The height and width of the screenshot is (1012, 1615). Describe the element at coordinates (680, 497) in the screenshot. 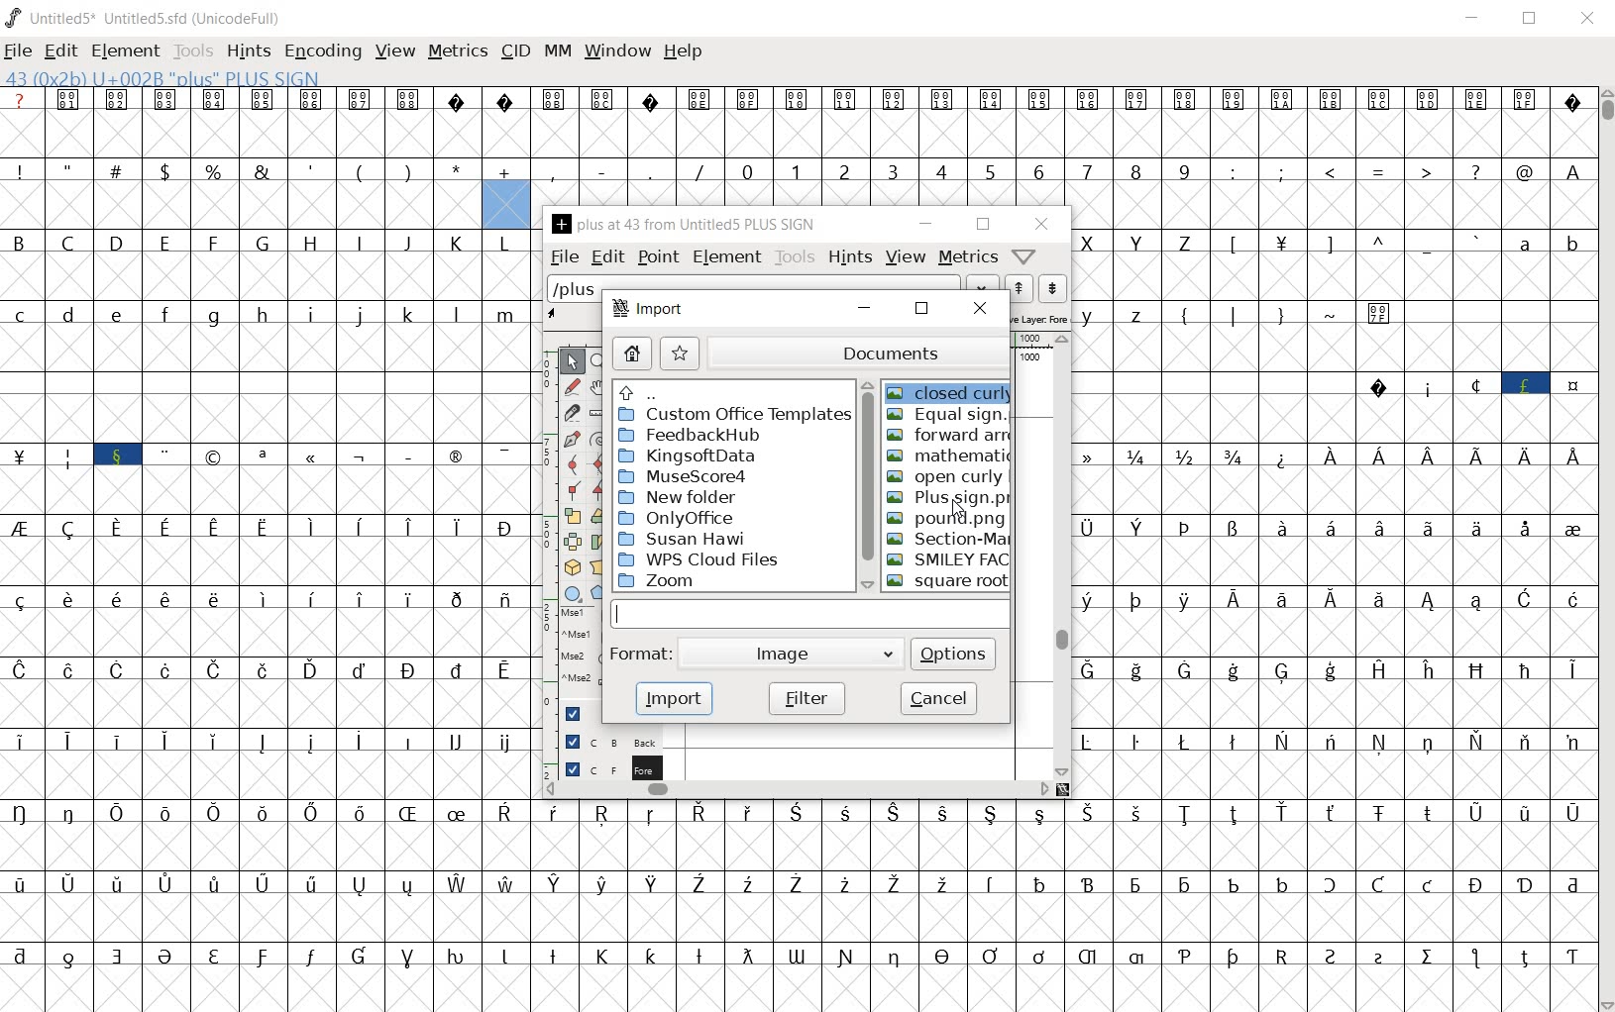

I see `New folder` at that location.